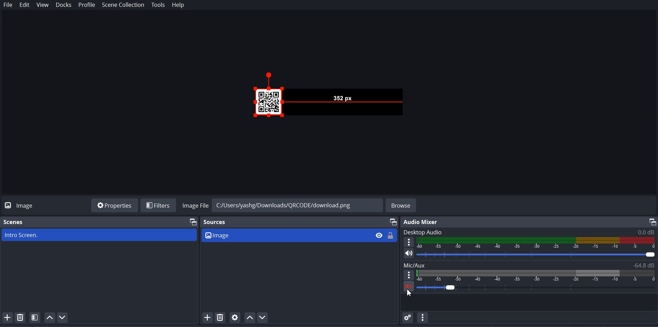 The height and width of the screenshot is (327, 658). What do you see at coordinates (87, 5) in the screenshot?
I see `Profile` at bounding box center [87, 5].